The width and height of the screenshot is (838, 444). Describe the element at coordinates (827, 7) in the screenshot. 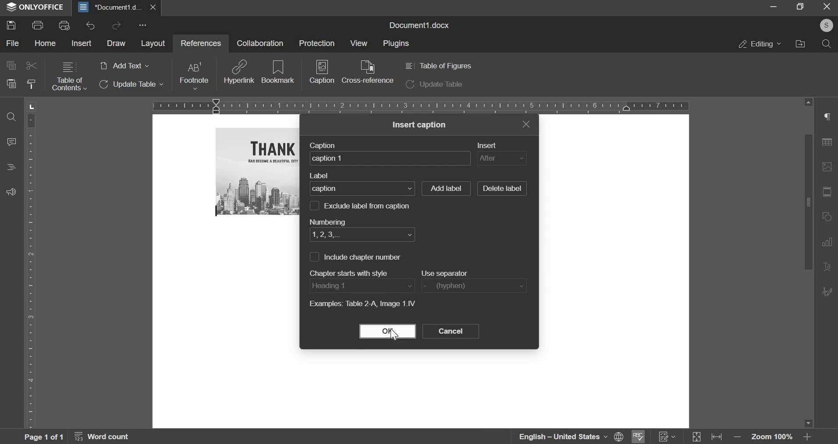

I see `exit` at that location.